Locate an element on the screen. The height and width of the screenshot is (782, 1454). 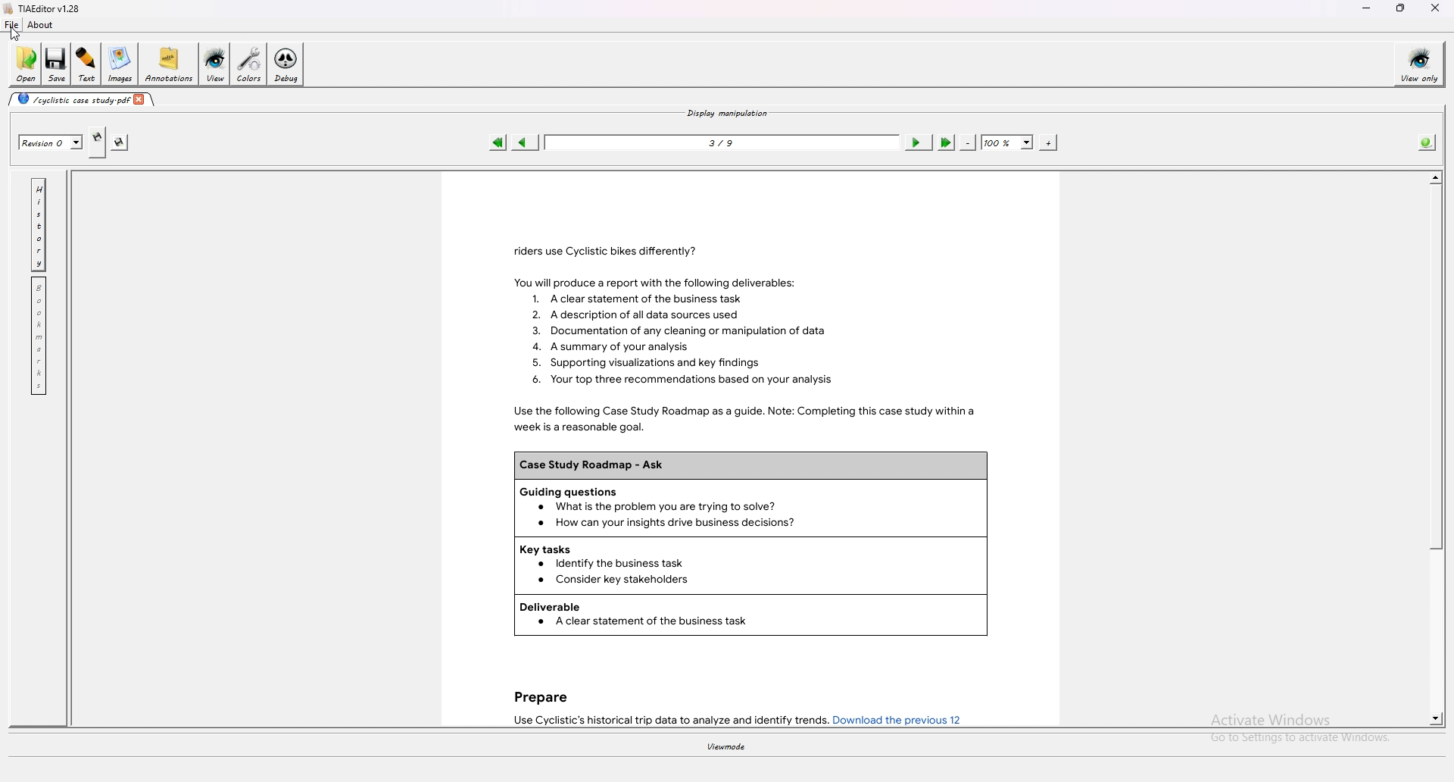
scroll down is located at coordinates (1437, 718).